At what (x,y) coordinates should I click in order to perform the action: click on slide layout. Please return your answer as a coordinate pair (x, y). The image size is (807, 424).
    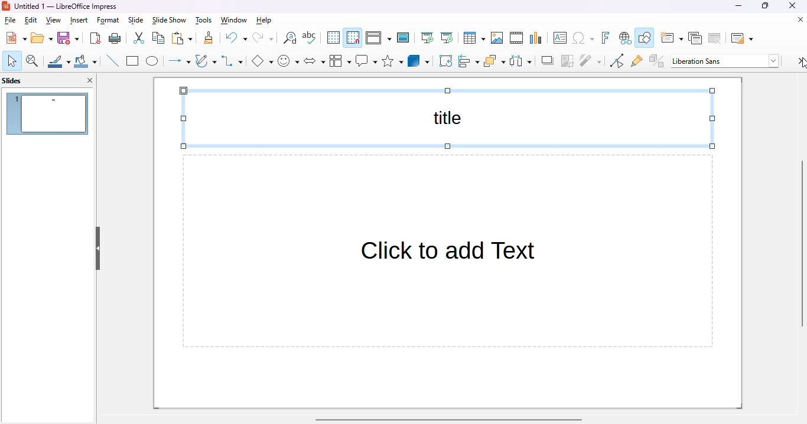
    Looking at the image, I should click on (742, 38).